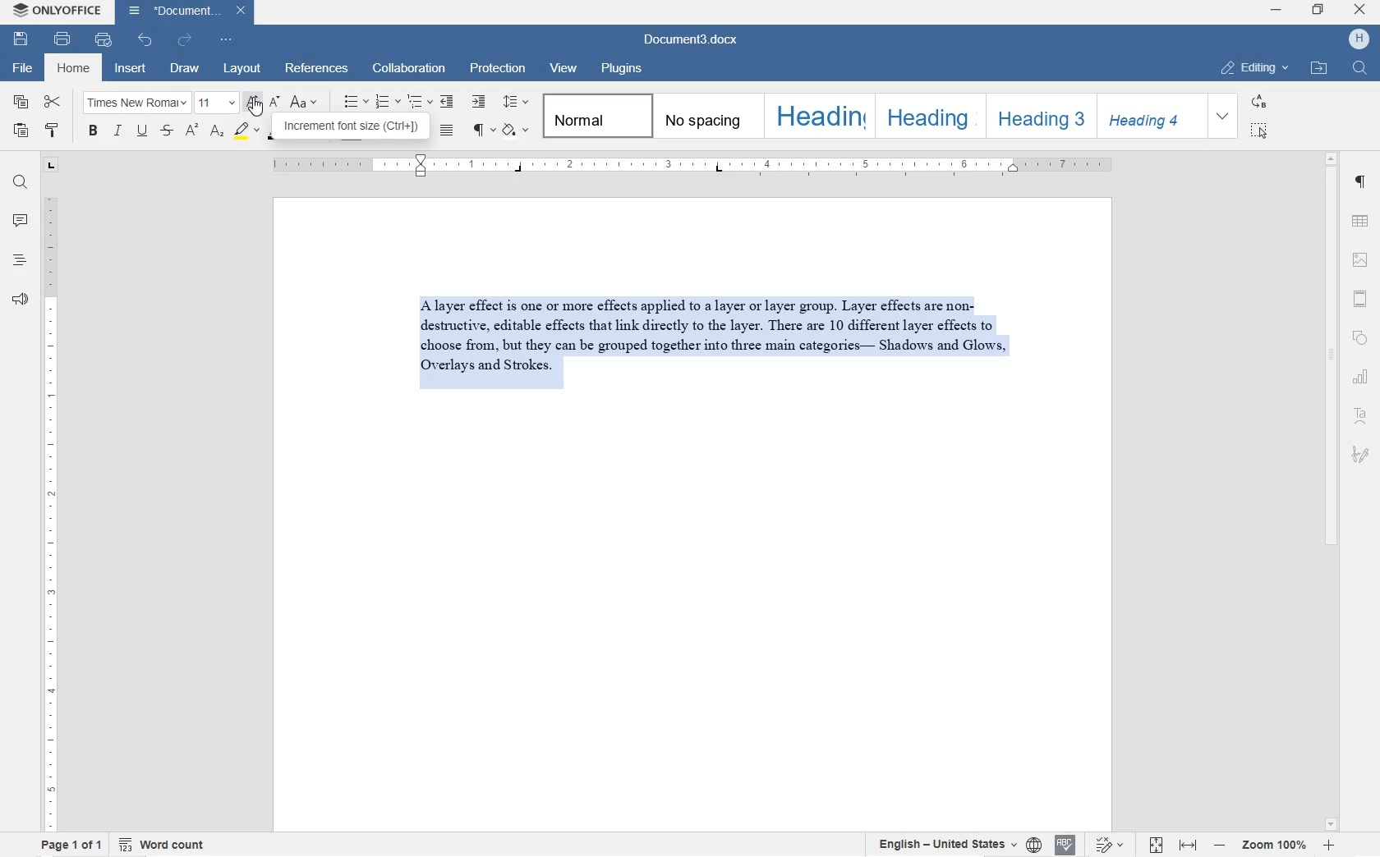  I want to click on SHAPE, so click(1361, 333).